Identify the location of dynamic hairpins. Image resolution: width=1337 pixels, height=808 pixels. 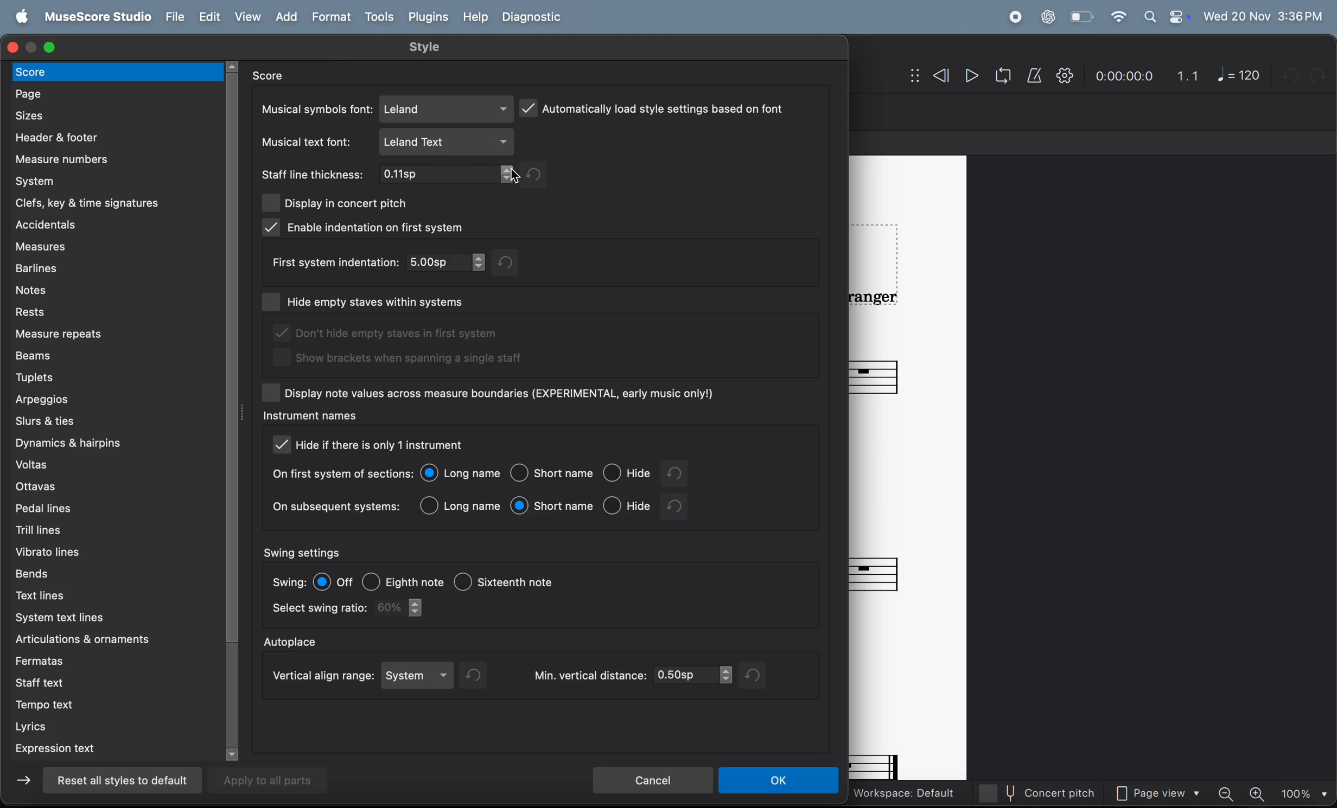
(109, 444).